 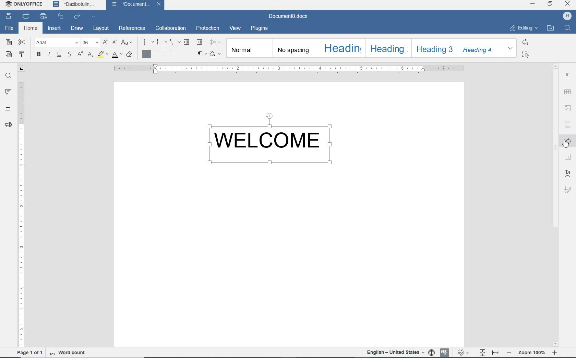 I want to click on CUT, so click(x=23, y=42).